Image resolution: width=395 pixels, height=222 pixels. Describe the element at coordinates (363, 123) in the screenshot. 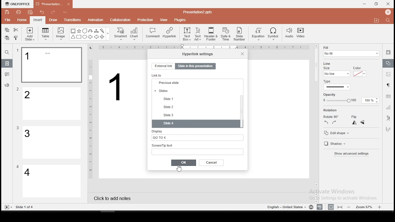

I see `flip vertical` at that location.